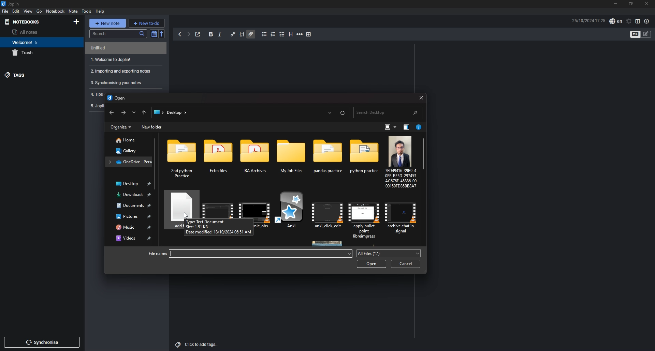 This screenshot has height=351, width=655. I want to click on resize, so click(632, 3).